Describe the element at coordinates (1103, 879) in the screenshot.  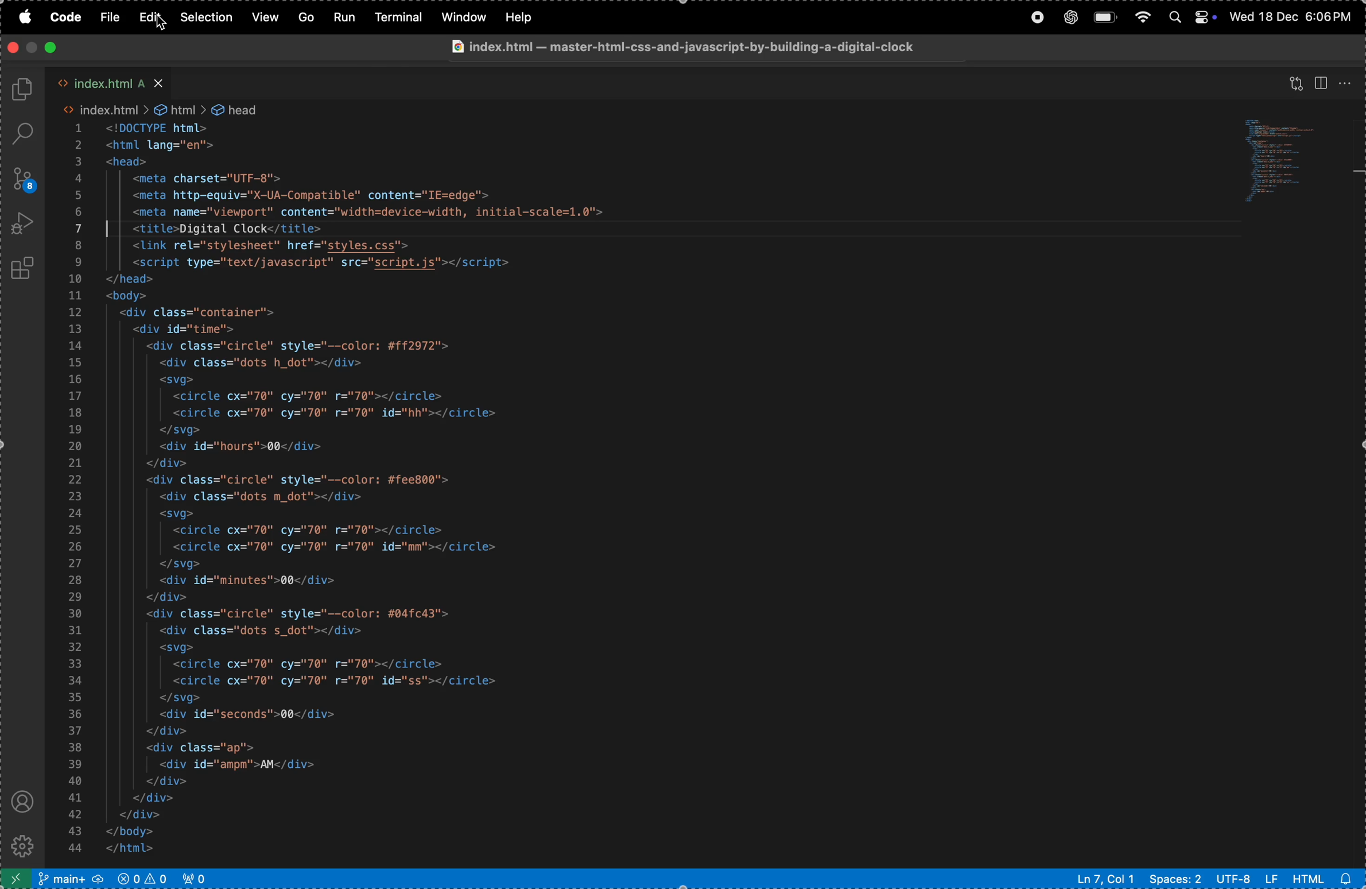
I see `Ln 7 col 2` at that location.